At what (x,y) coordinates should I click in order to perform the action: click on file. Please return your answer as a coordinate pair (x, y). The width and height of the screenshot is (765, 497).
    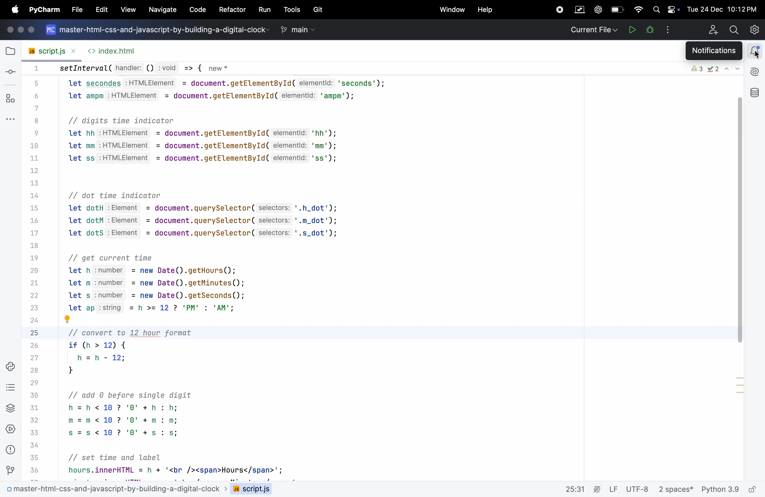
    Looking at the image, I should click on (77, 8).